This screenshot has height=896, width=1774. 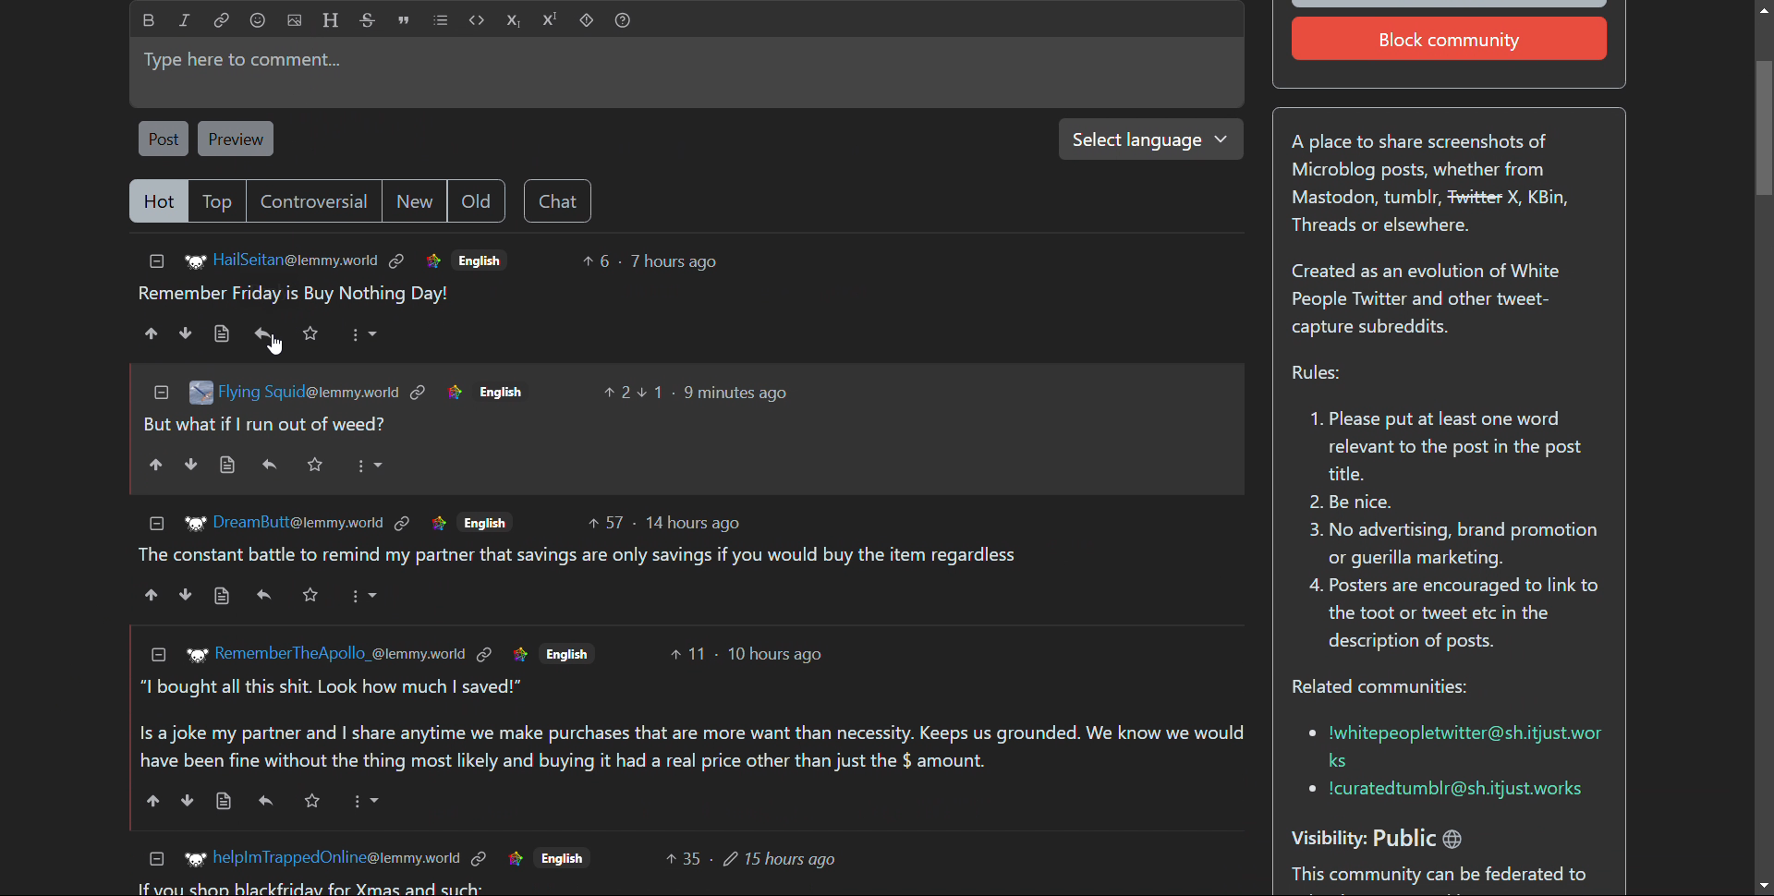 What do you see at coordinates (223, 801) in the screenshot?
I see `view source` at bounding box center [223, 801].